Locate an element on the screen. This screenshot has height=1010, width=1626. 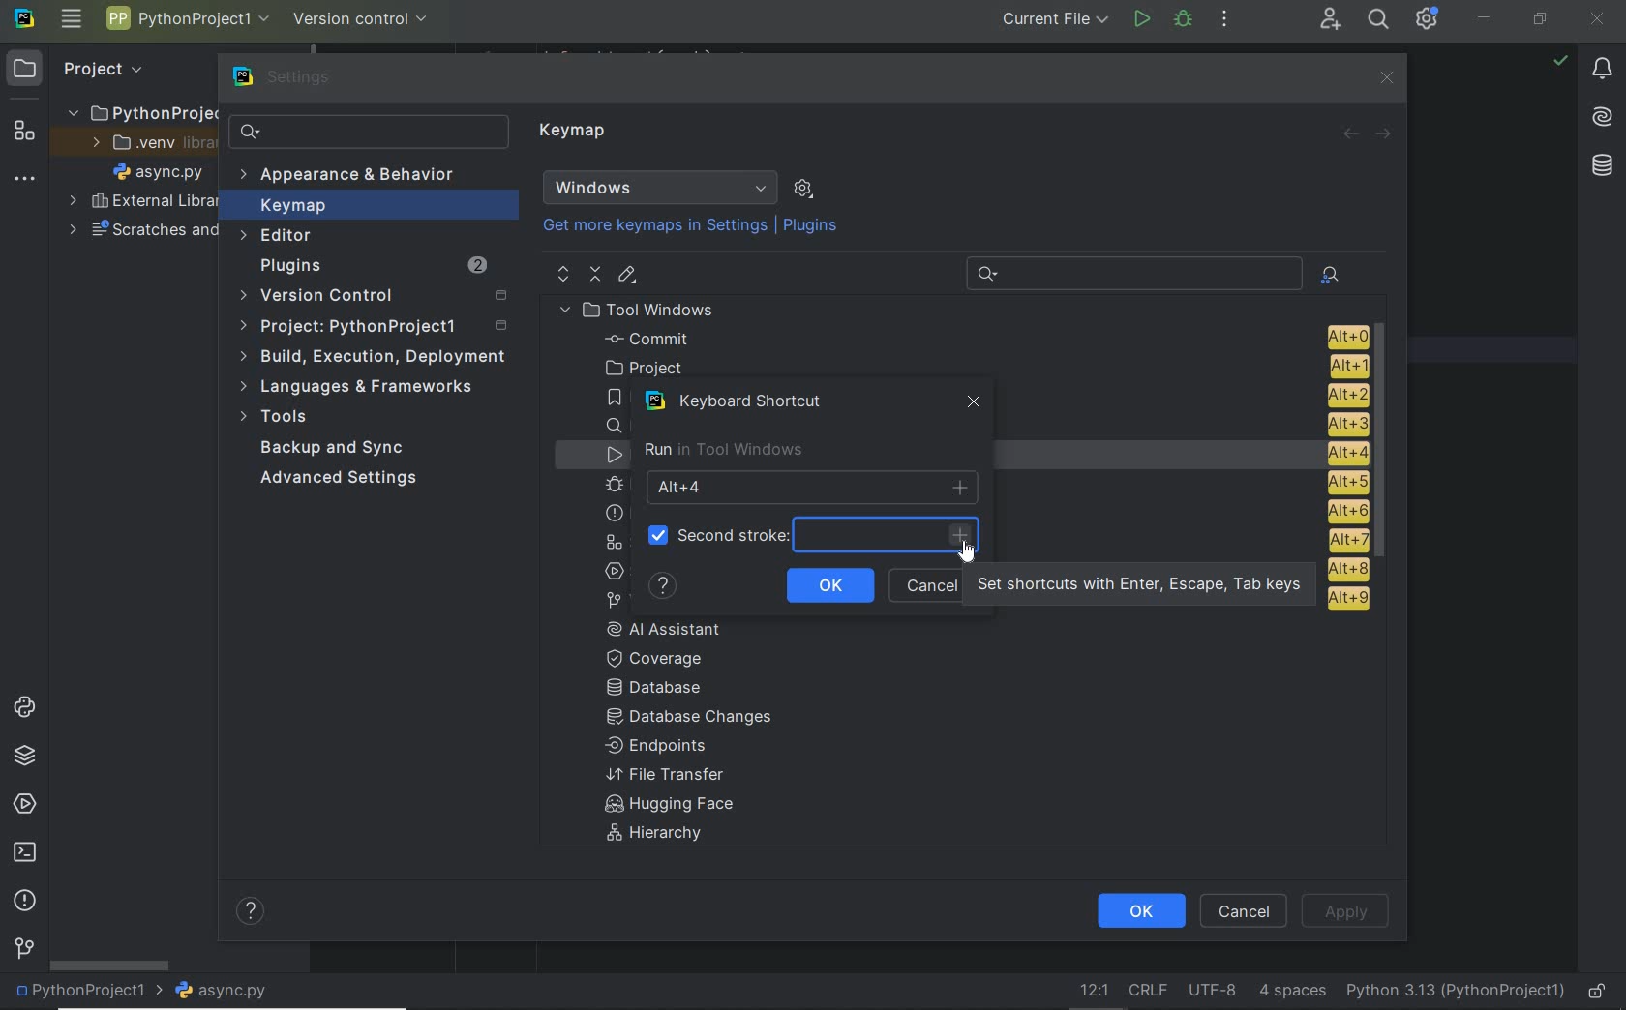
coverage is located at coordinates (666, 657).